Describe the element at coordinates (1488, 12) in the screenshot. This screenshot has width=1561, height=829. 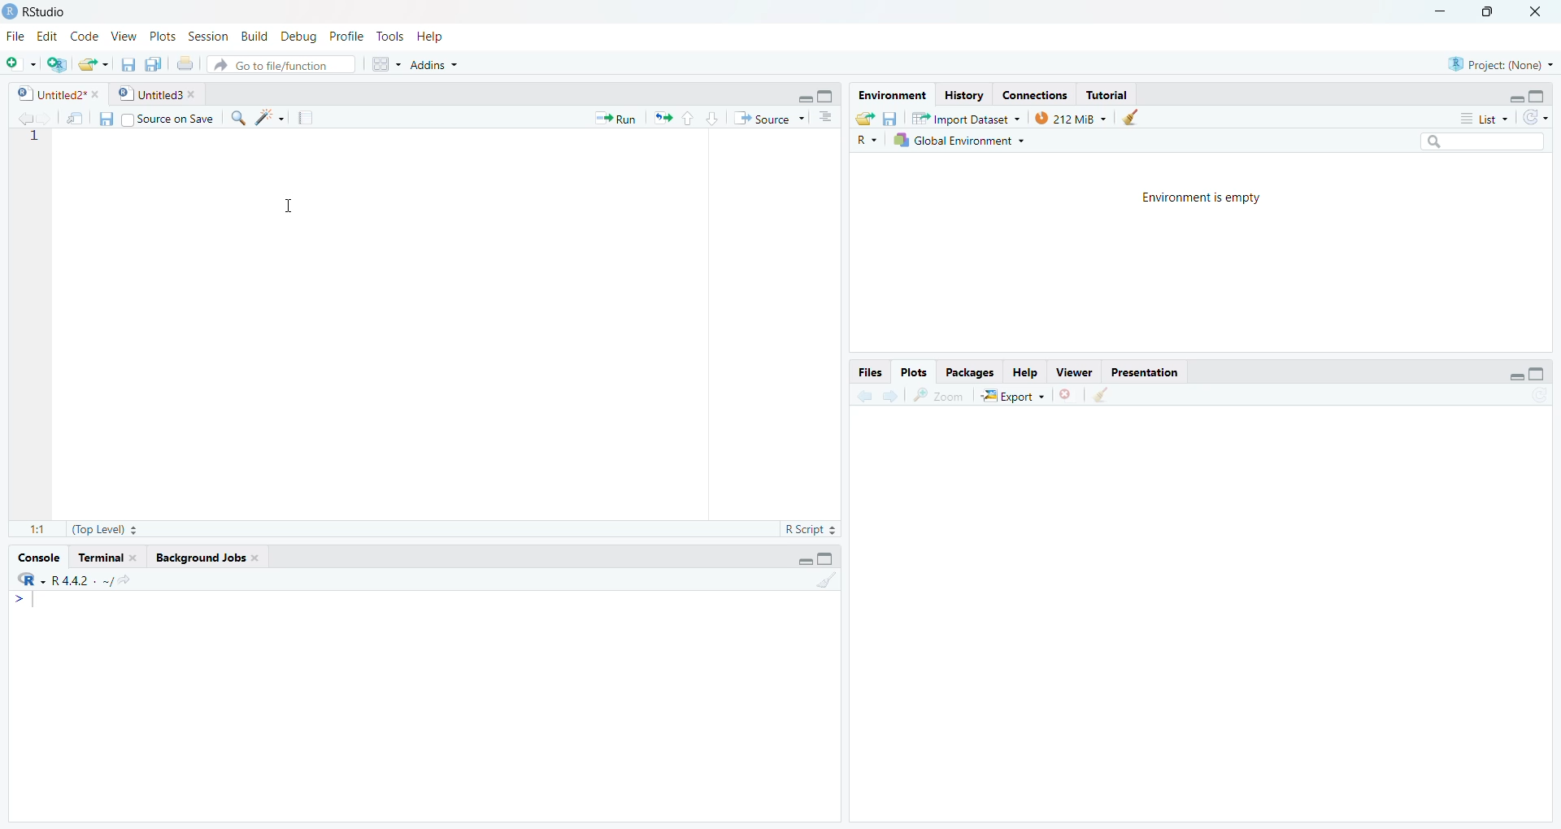
I see `maximize` at that location.